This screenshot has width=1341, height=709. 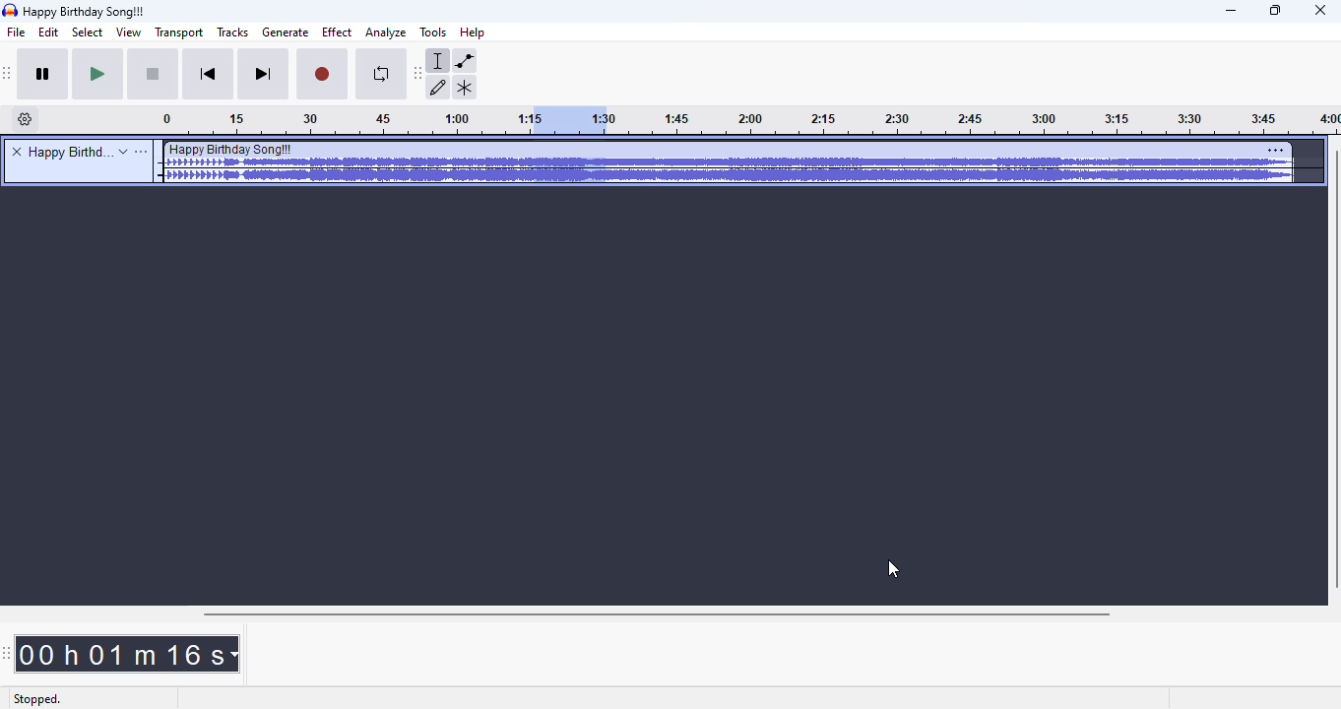 What do you see at coordinates (16, 32) in the screenshot?
I see `file` at bounding box center [16, 32].